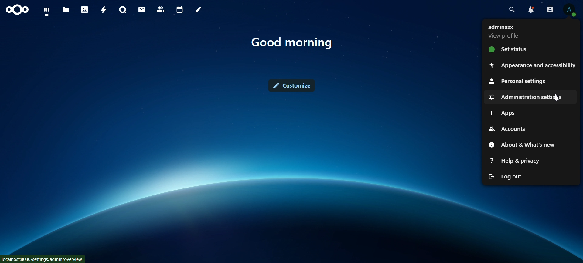  What do you see at coordinates (44, 259) in the screenshot?
I see `Iocalhost-8080 /settings /admin/overview` at bounding box center [44, 259].